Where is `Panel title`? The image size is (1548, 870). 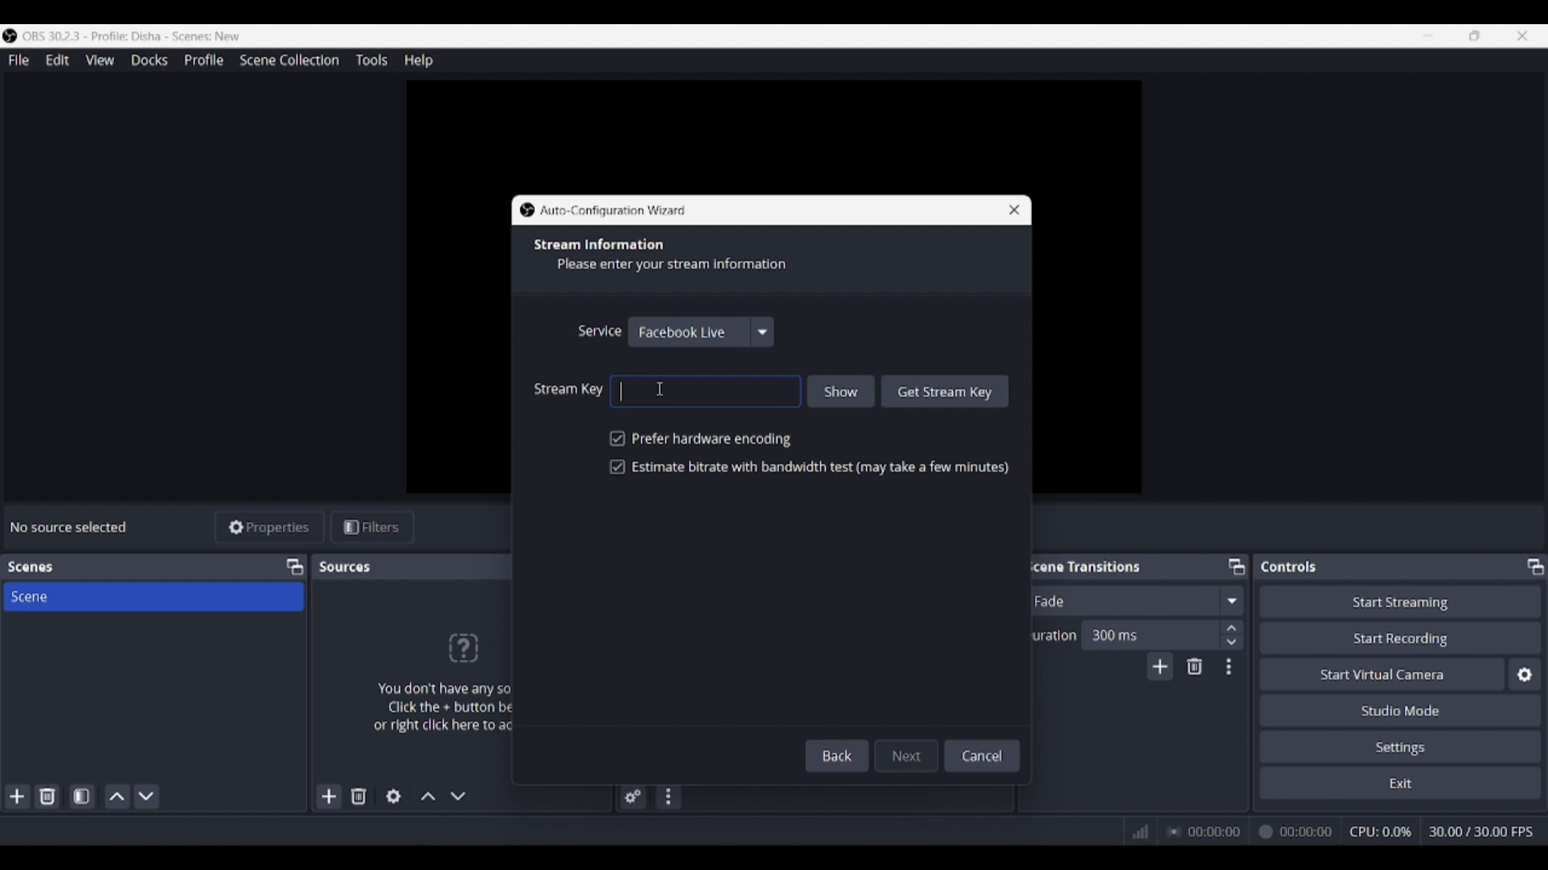 Panel title is located at coordinates (31, 567).